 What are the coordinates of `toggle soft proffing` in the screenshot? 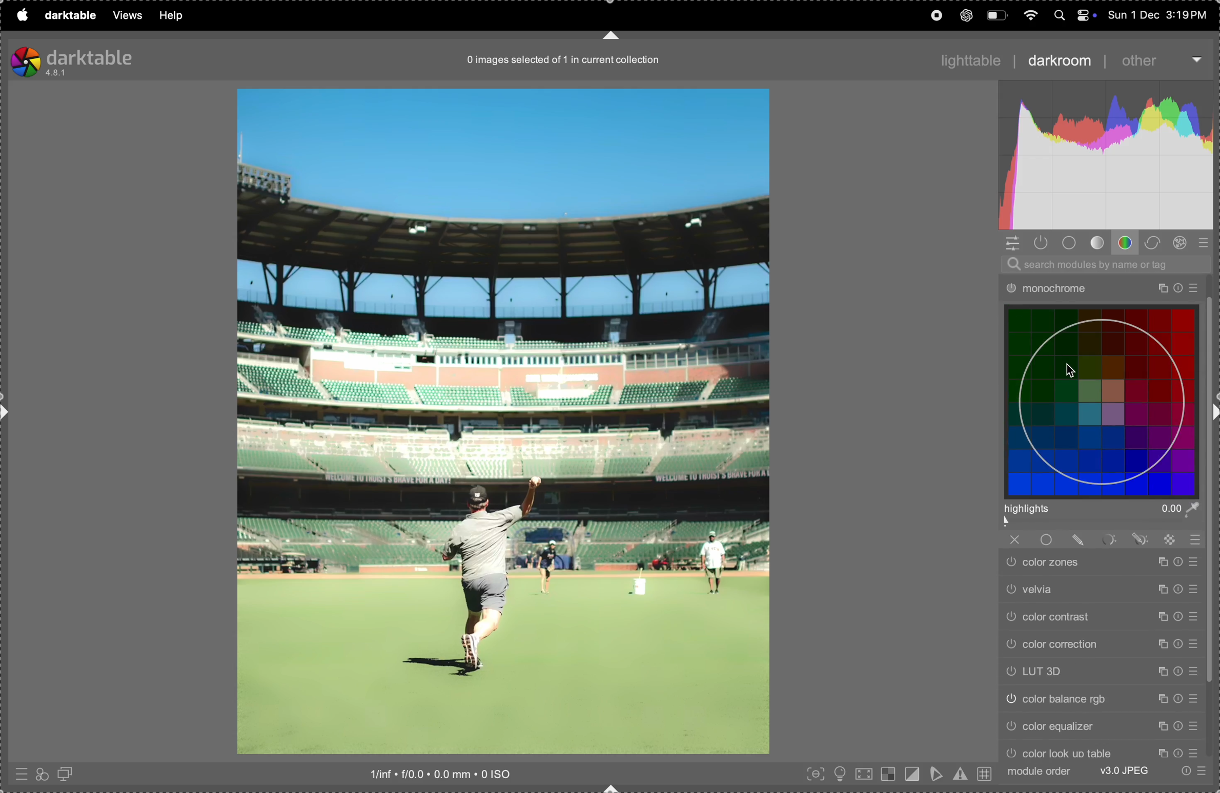 It's located at (935, 775).